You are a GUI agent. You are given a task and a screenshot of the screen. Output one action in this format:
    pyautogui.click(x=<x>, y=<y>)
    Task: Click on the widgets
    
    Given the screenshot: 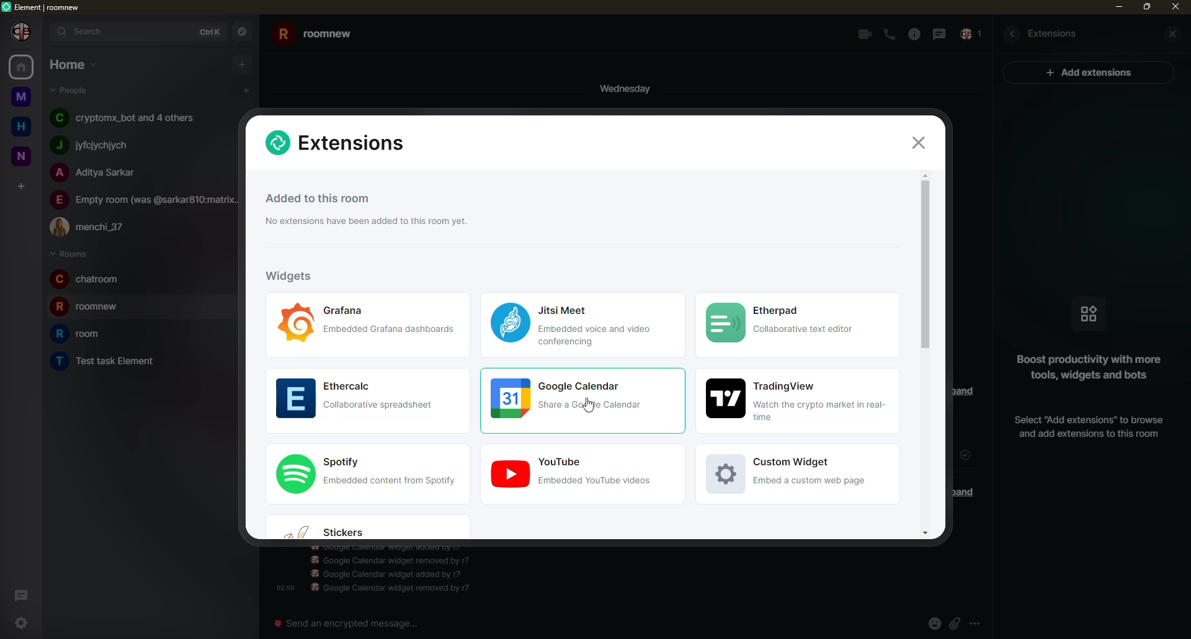 What is the action you would take?
    pyautogui.click(x=787, y=472)
    